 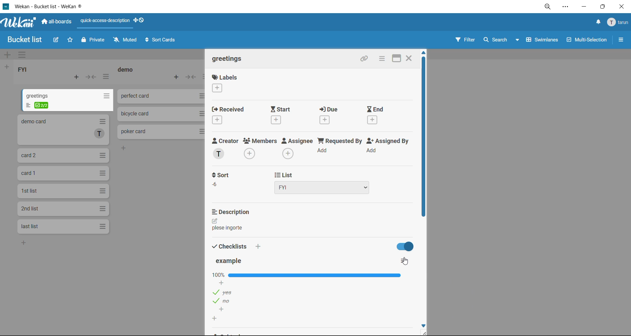 I want to click on close, so click(x=623, y=6).